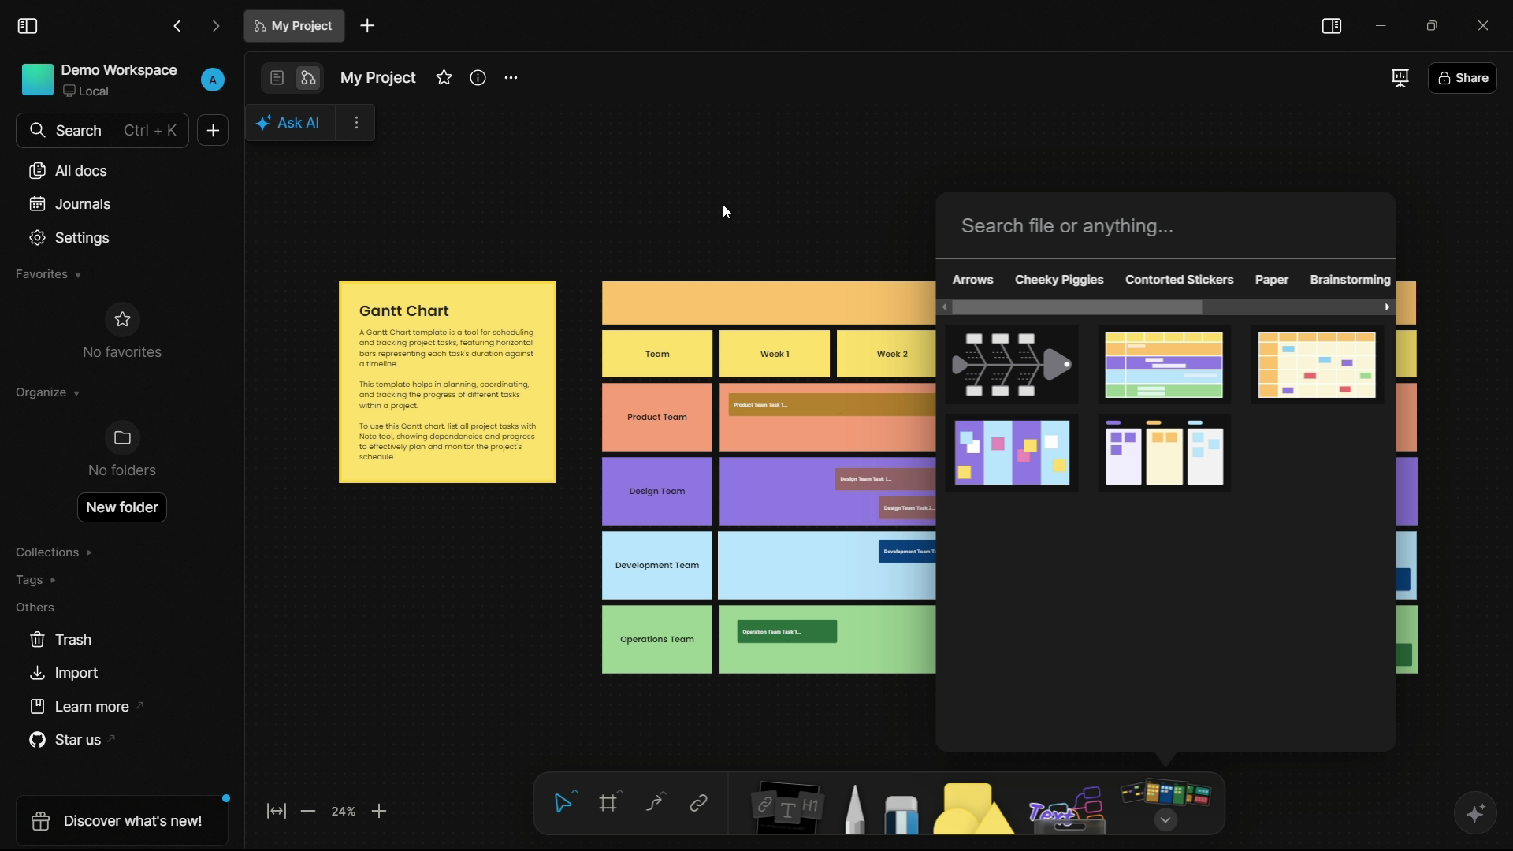  Describe the element at coordinates (355, 124) in the screenshot. I see `More Options` at that location.